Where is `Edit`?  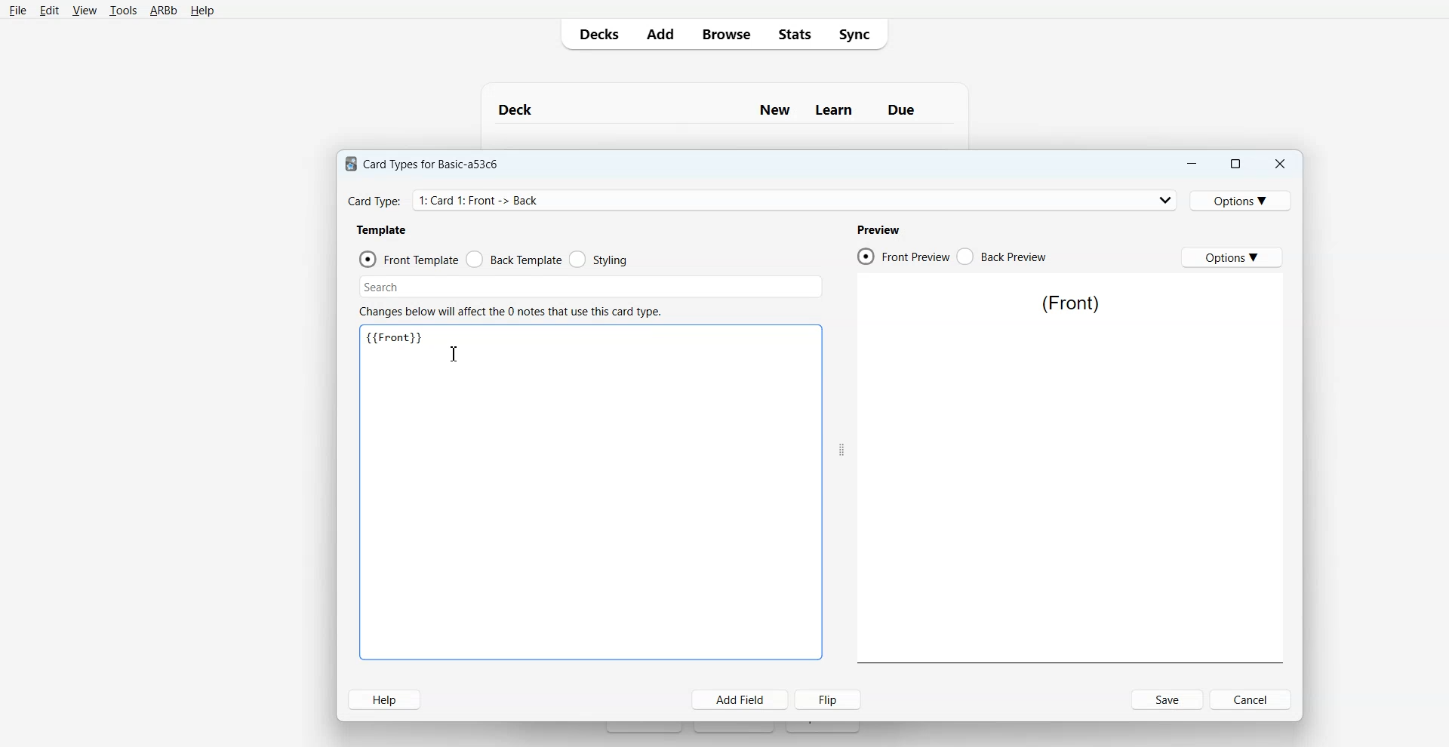
Edit is located at coordinates (50, 11).